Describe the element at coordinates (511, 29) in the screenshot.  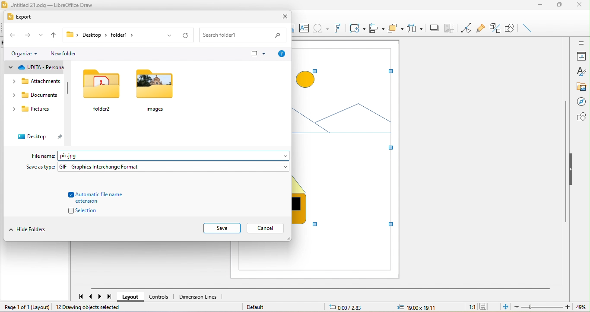
I see `show draw functions` at that location.